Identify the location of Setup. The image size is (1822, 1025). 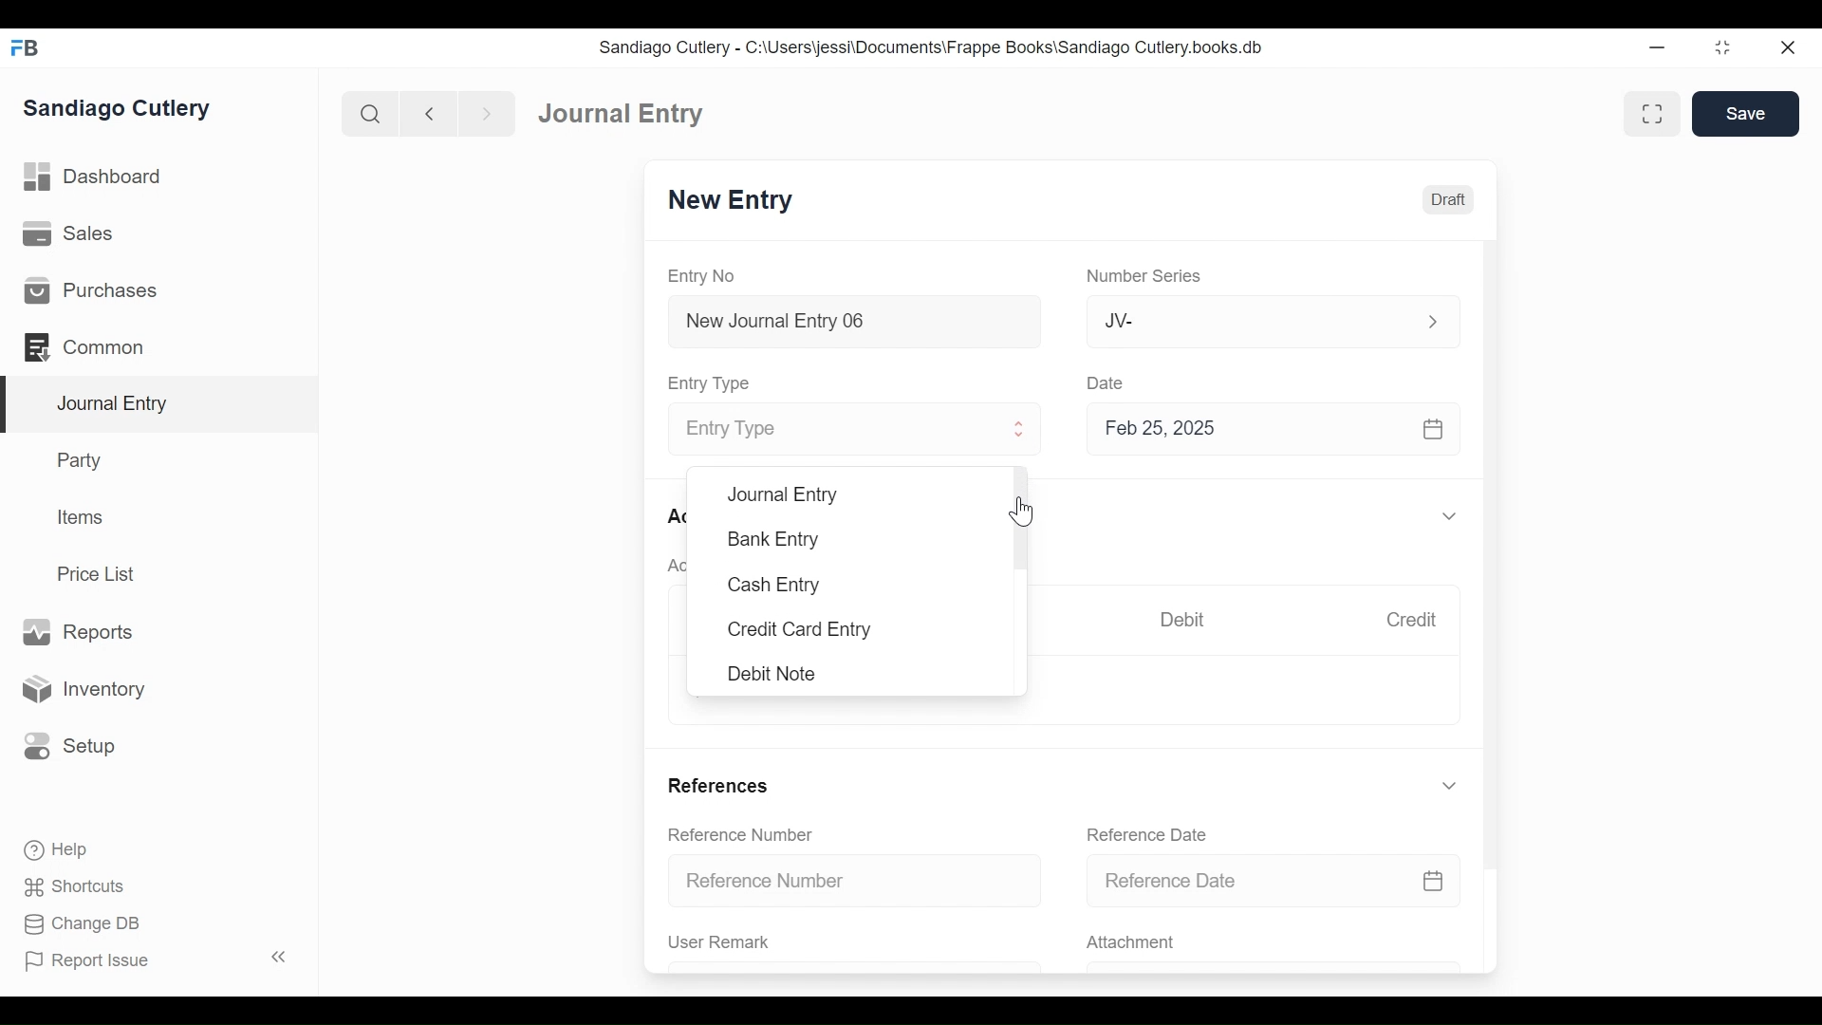
(65, 745).